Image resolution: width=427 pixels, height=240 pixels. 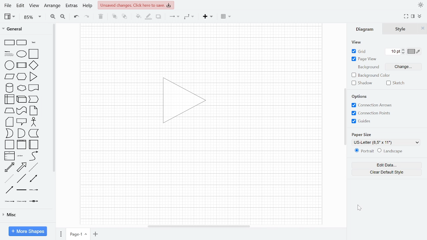 What do you see at coordinates (21, 54) in the screenshot?
I see `Ellipse` at bounding box center [21, 54].